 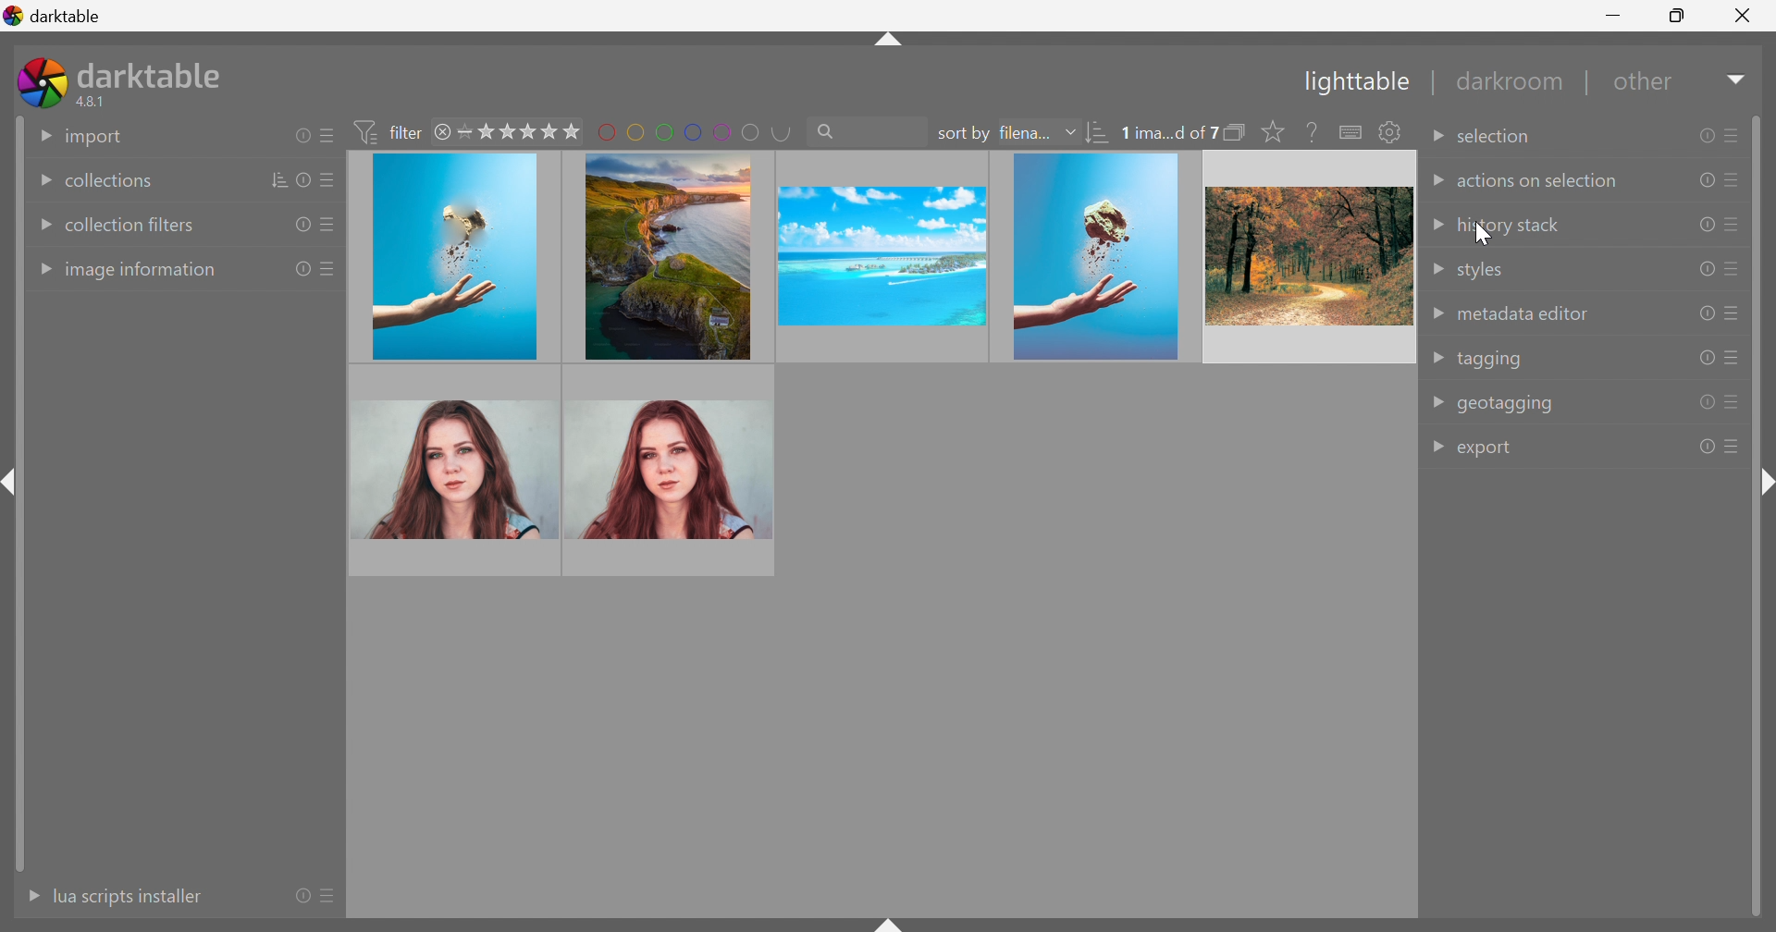 I want to click on Drop Down, so click(x=1435, y=227).